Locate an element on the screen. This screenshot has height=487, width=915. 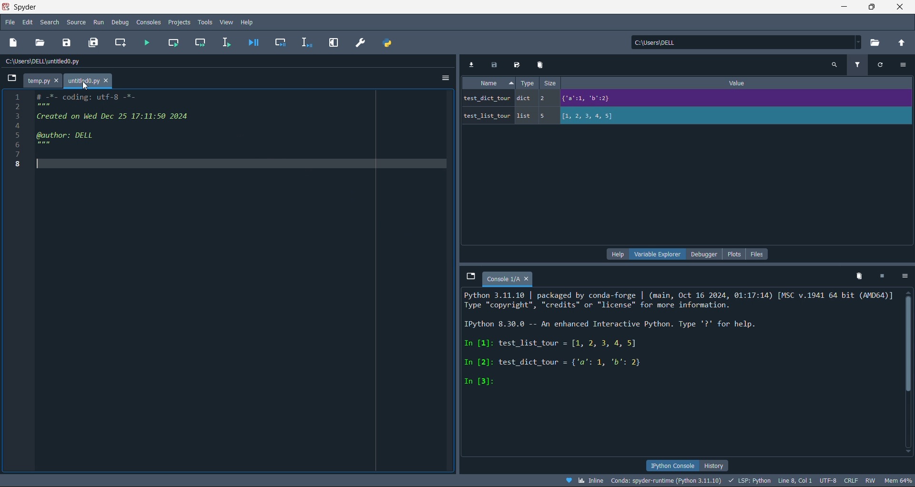
file is located at coordinates (10, 23).